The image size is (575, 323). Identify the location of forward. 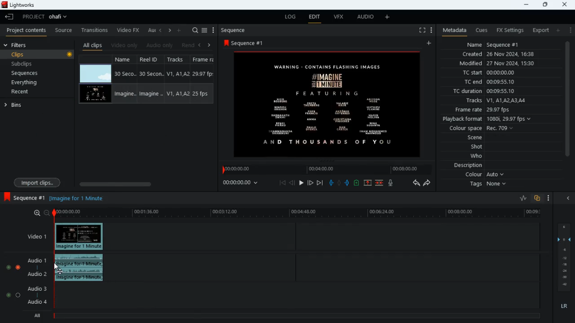
(428, 183).